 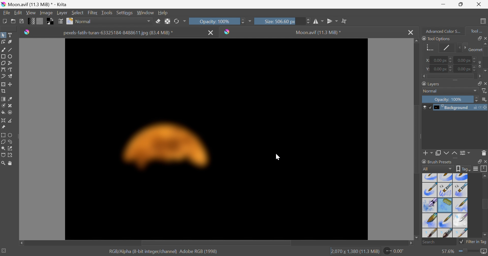 I want to click on Preserve Alpha, so click(x=166, y=22).